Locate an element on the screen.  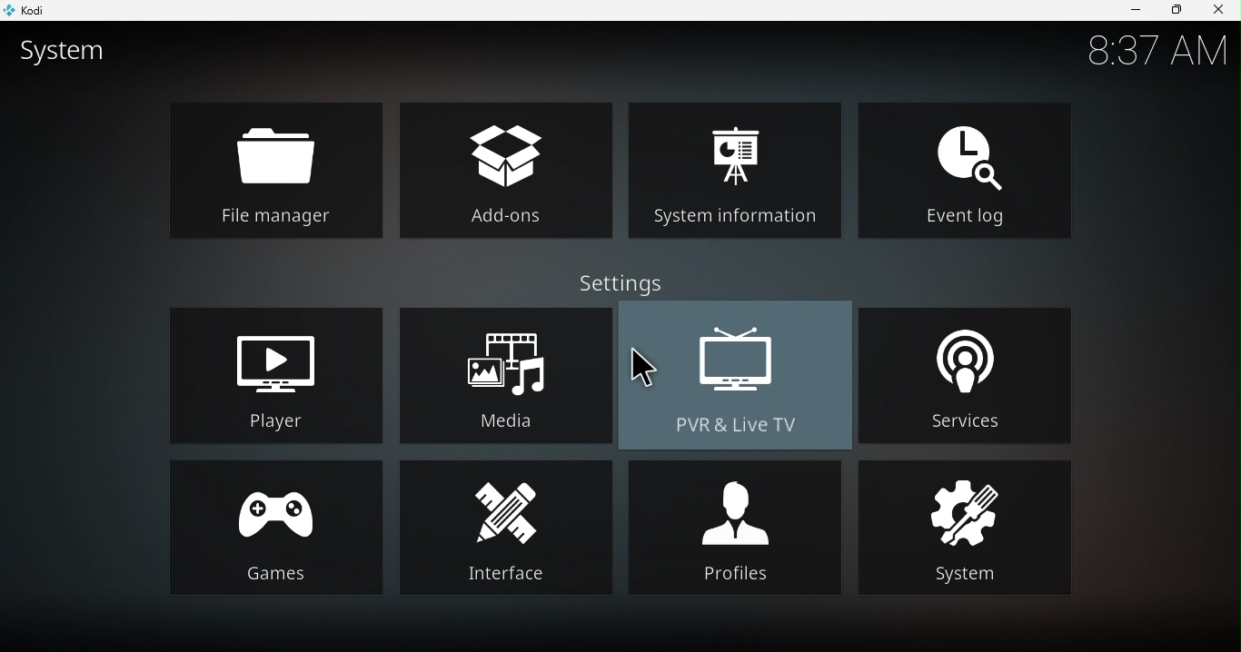
Settings is located at coordinates (614, 285).